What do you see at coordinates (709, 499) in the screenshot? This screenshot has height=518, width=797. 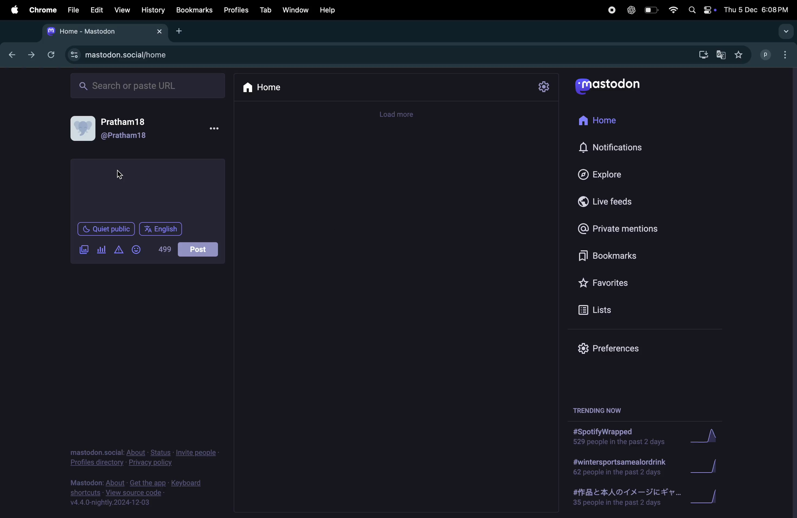 I see `graph` at bounding box center [709, 499].